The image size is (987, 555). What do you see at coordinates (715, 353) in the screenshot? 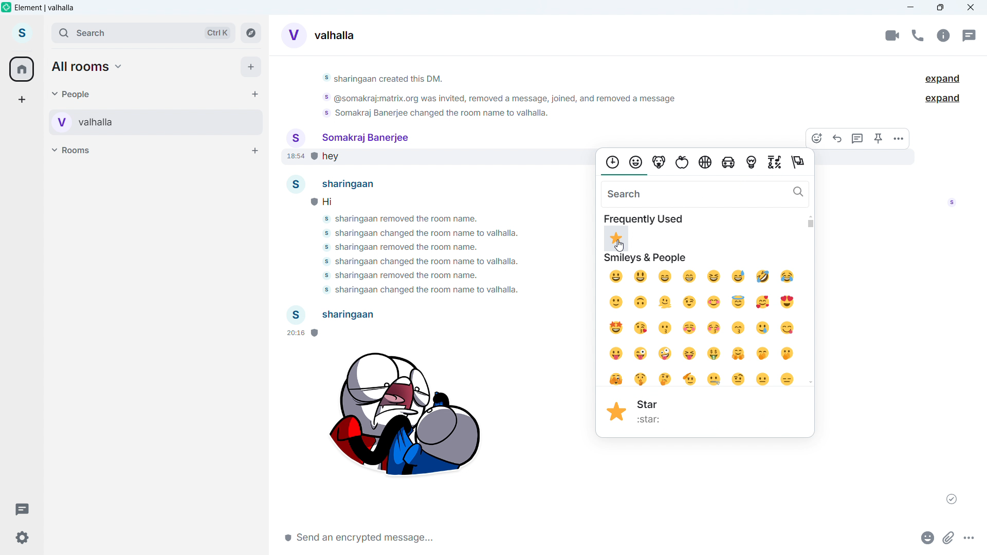
I see `money mouth face` at bounding box center [715, 353].